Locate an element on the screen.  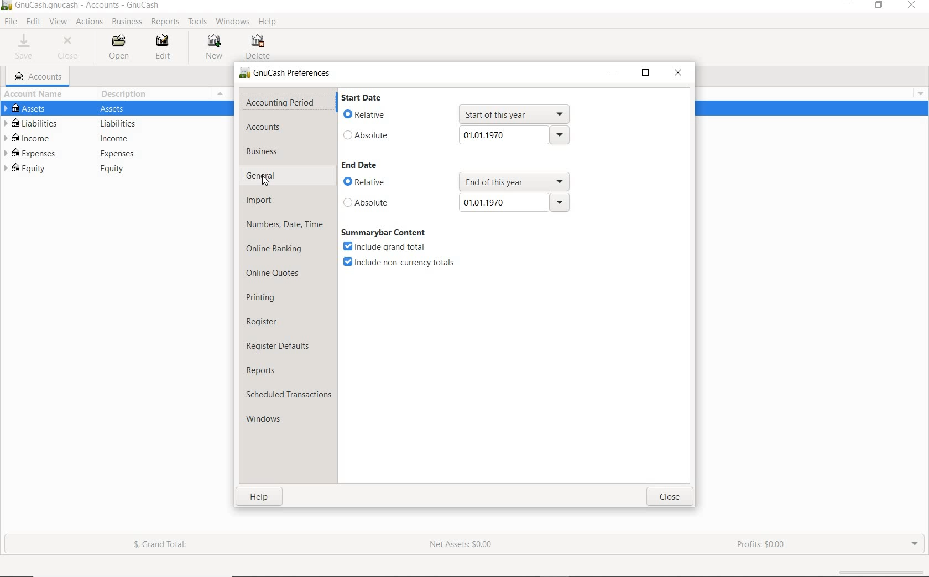
SAVE is located at coordinates (27, 46).